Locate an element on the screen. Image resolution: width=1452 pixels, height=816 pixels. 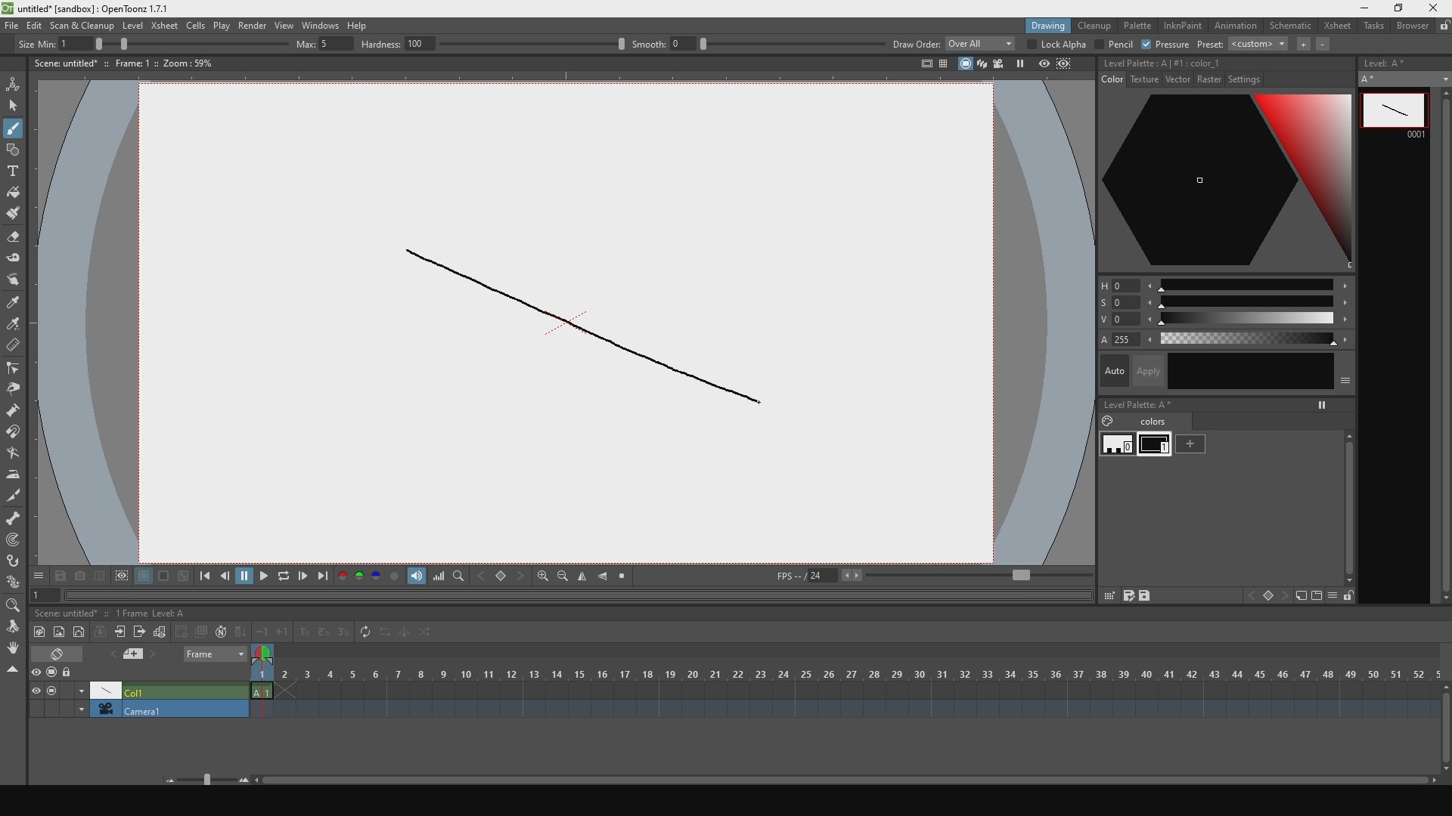
inknpain is located at coordinates (1184, 27).